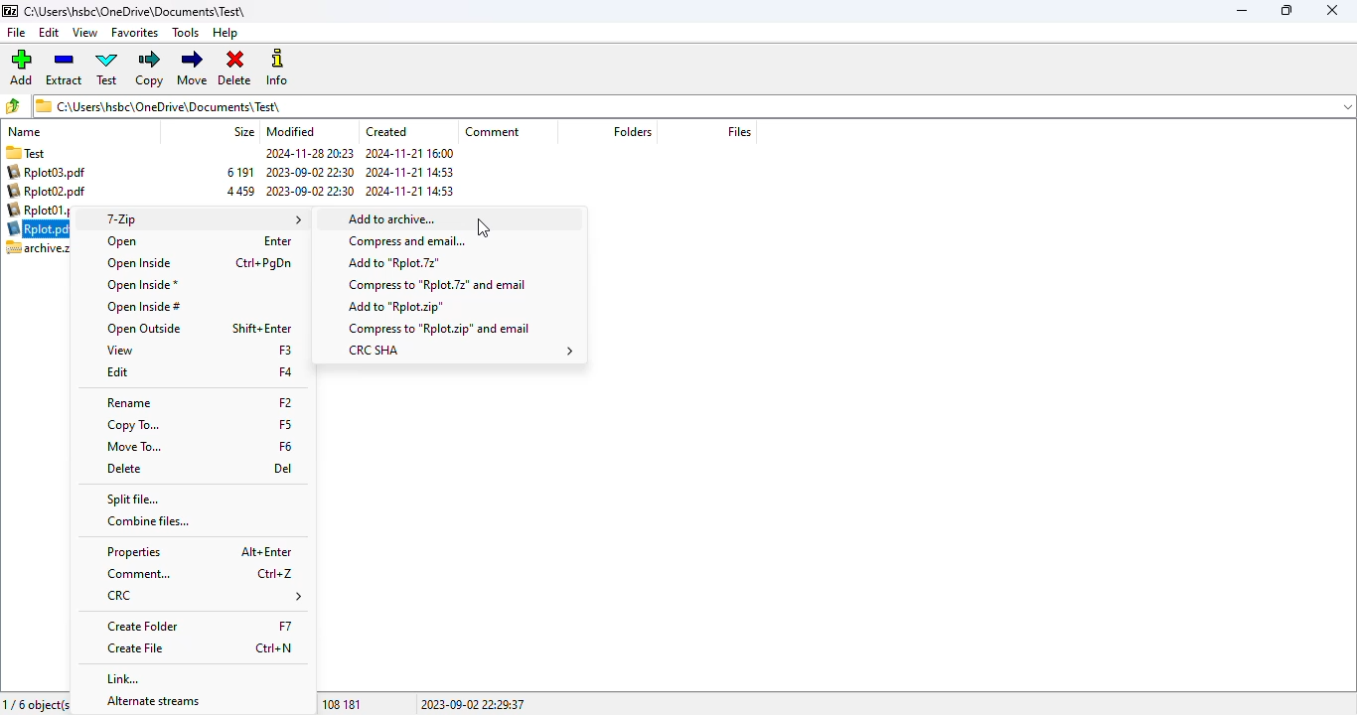  What do you see at coordinates (1334, 11) in the screenshot?
I see `close` at bounding box center [1334, 11].